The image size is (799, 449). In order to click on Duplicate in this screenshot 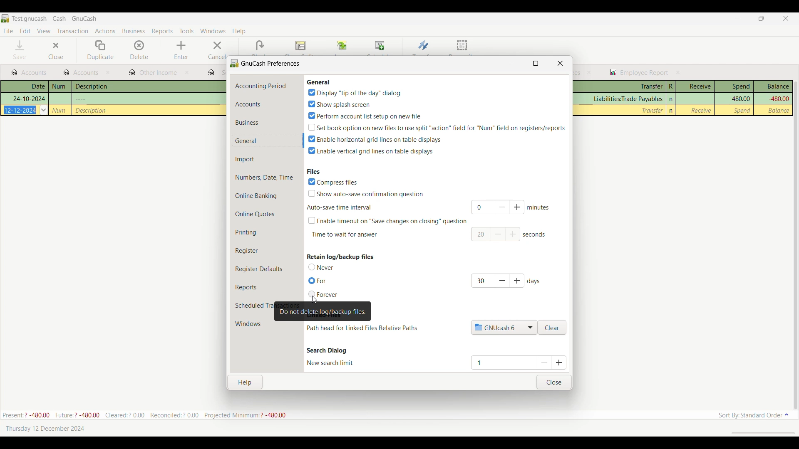, I will do `click(100, 50)`.